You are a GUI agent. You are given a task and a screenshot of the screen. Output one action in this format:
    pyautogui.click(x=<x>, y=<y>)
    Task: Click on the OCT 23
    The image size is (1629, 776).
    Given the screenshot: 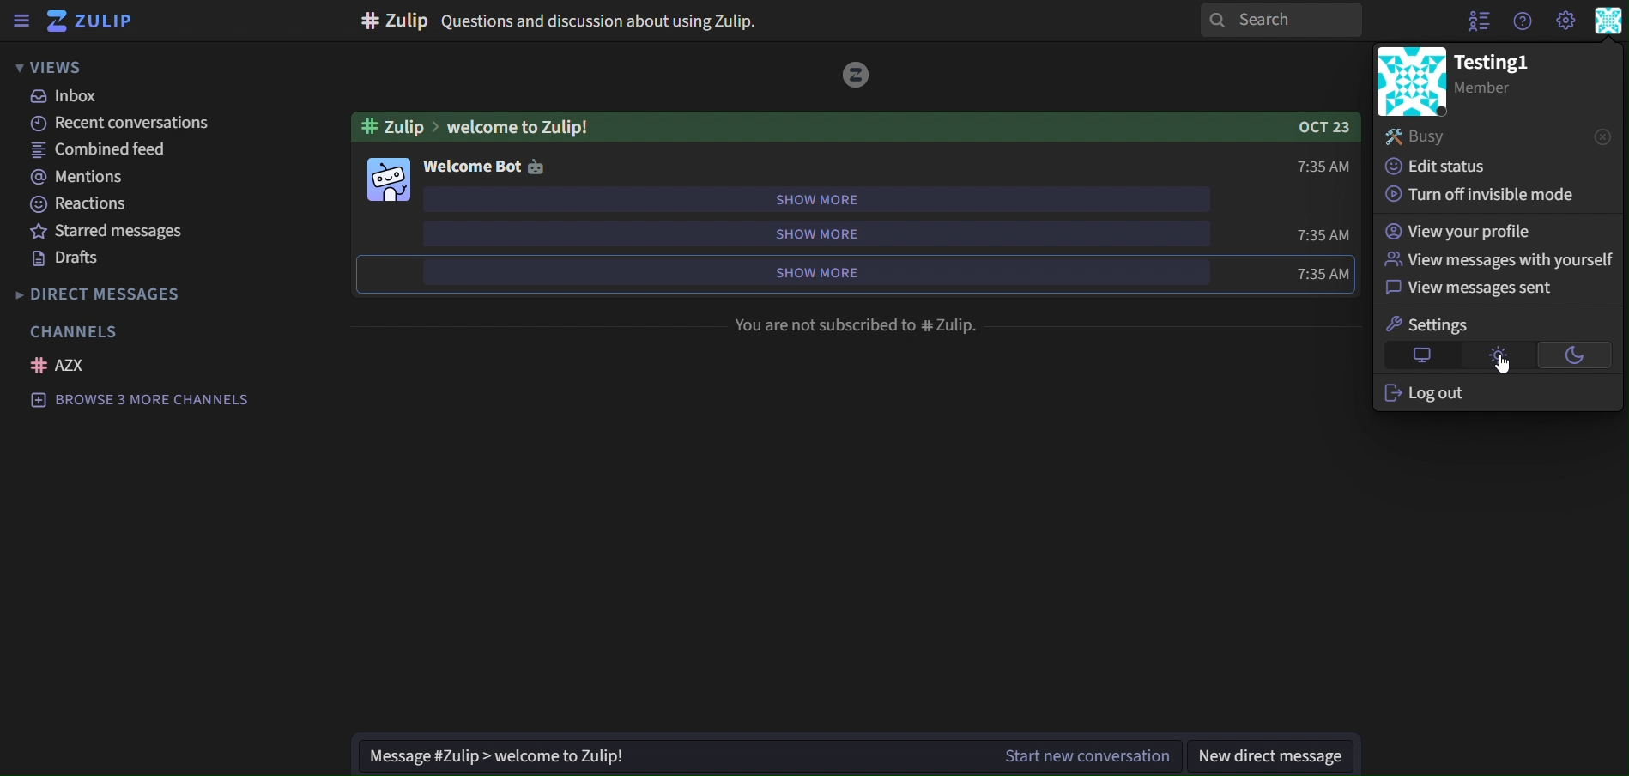 What is the action you would take?
    pyautogui.click(x=1316, y=126)
    